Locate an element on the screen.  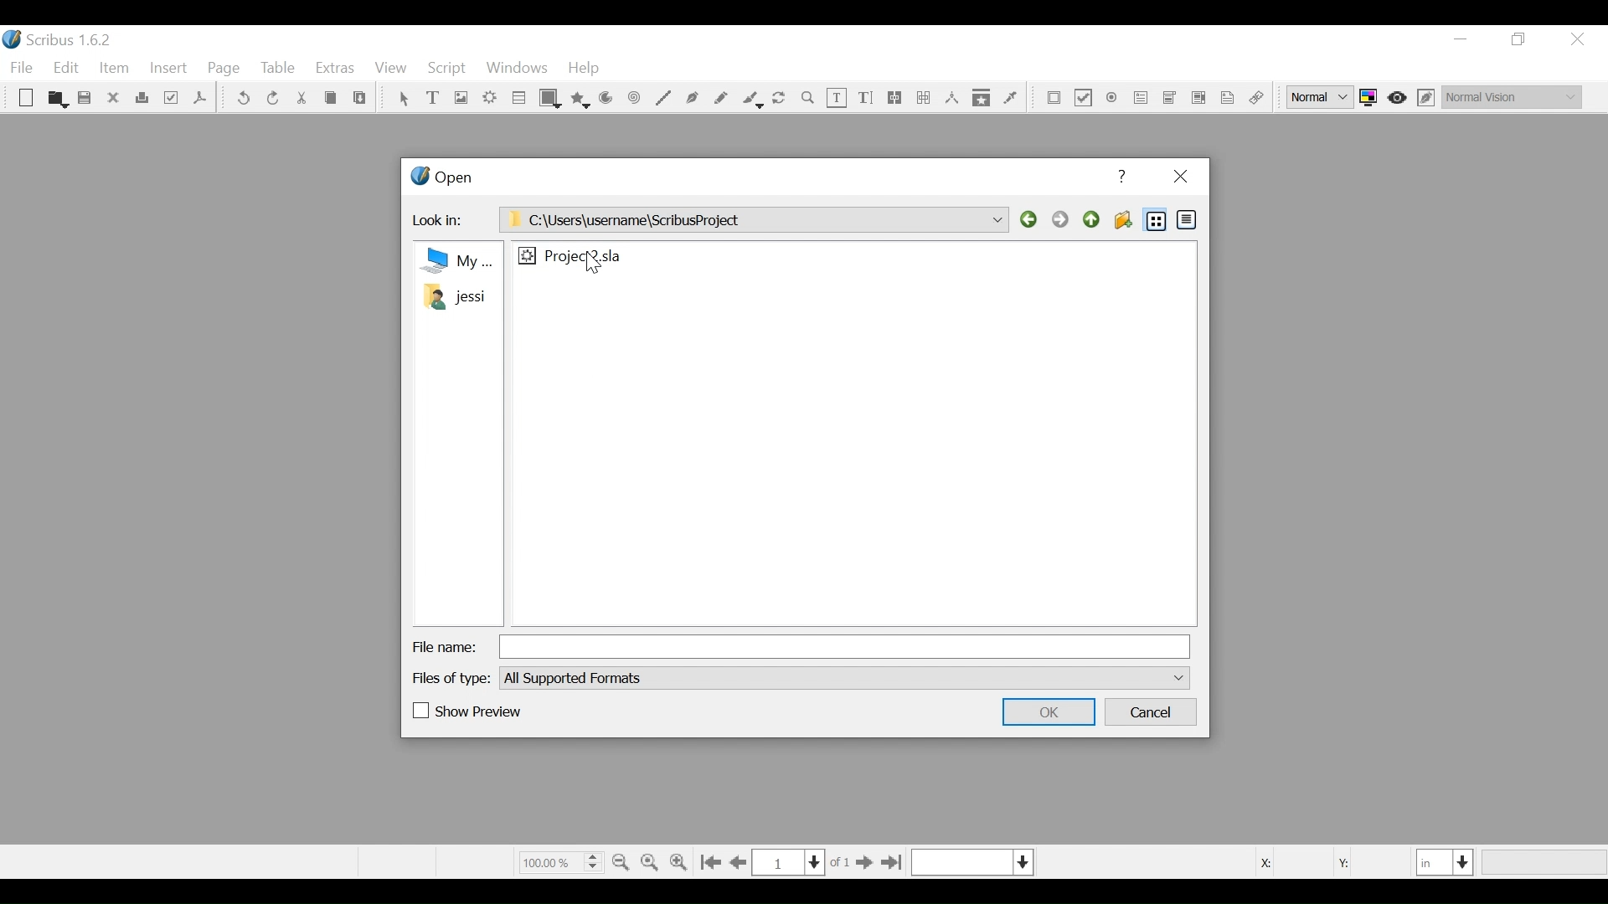
Text Frame is located at coordinates (435, 99).